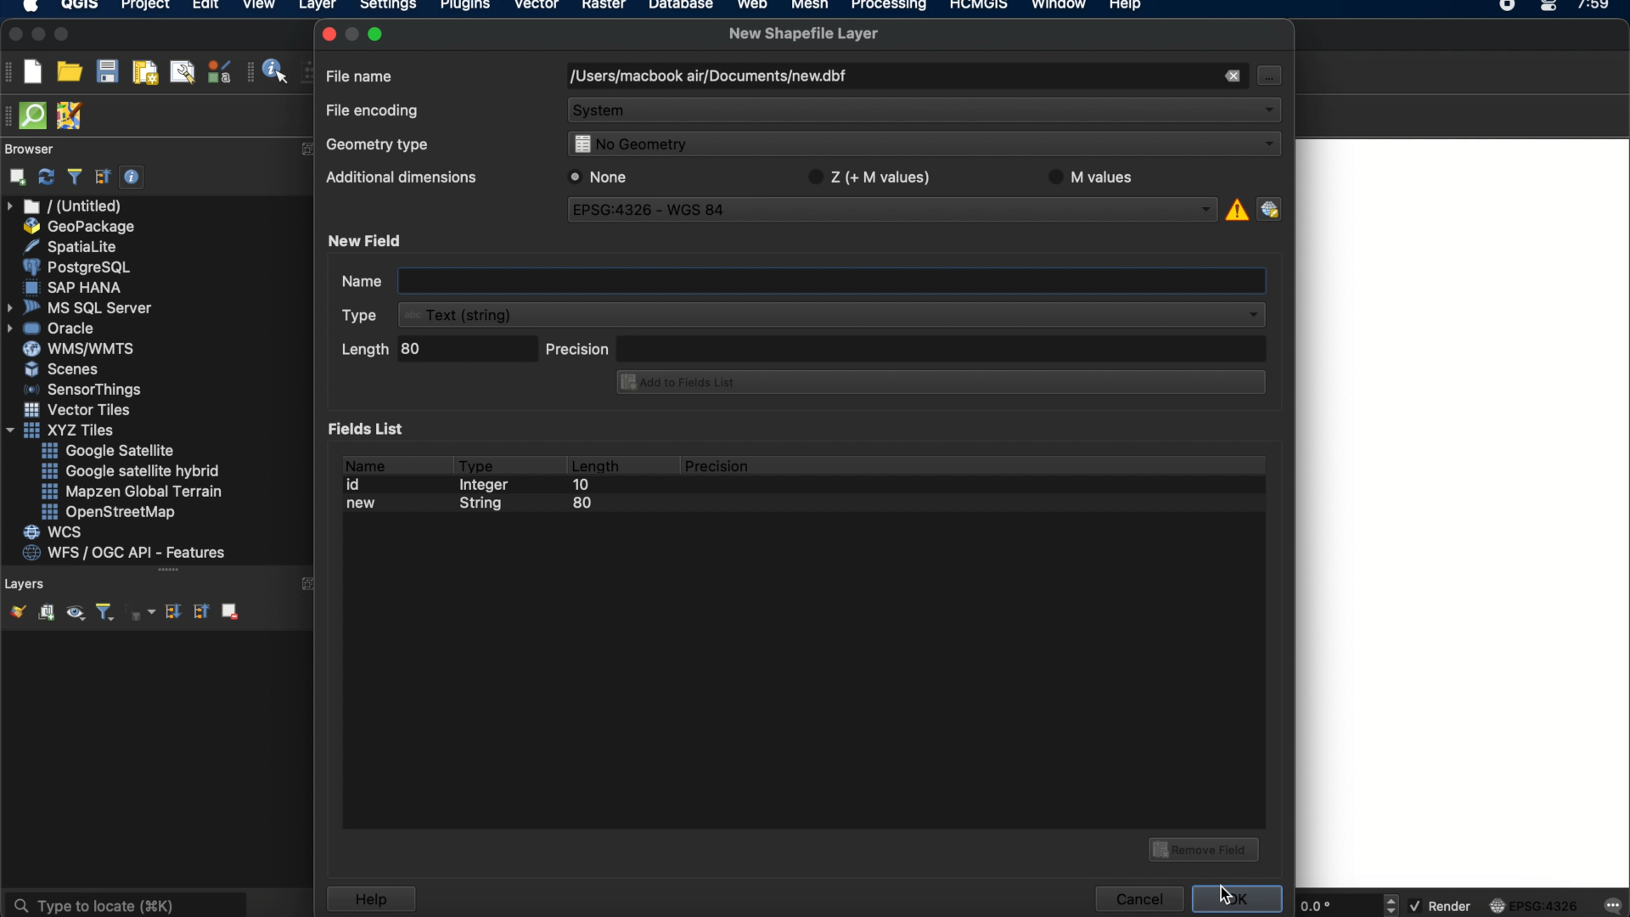  I want to click on new project, so click(32, 71).